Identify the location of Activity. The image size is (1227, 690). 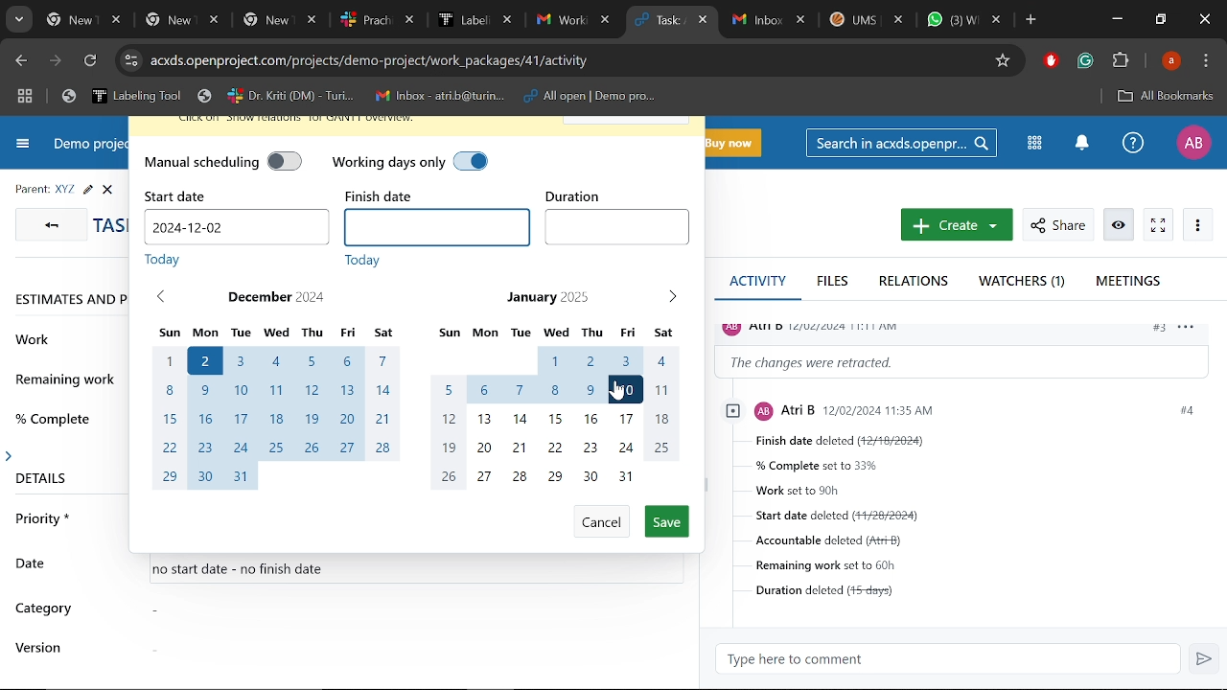
(756, 286).